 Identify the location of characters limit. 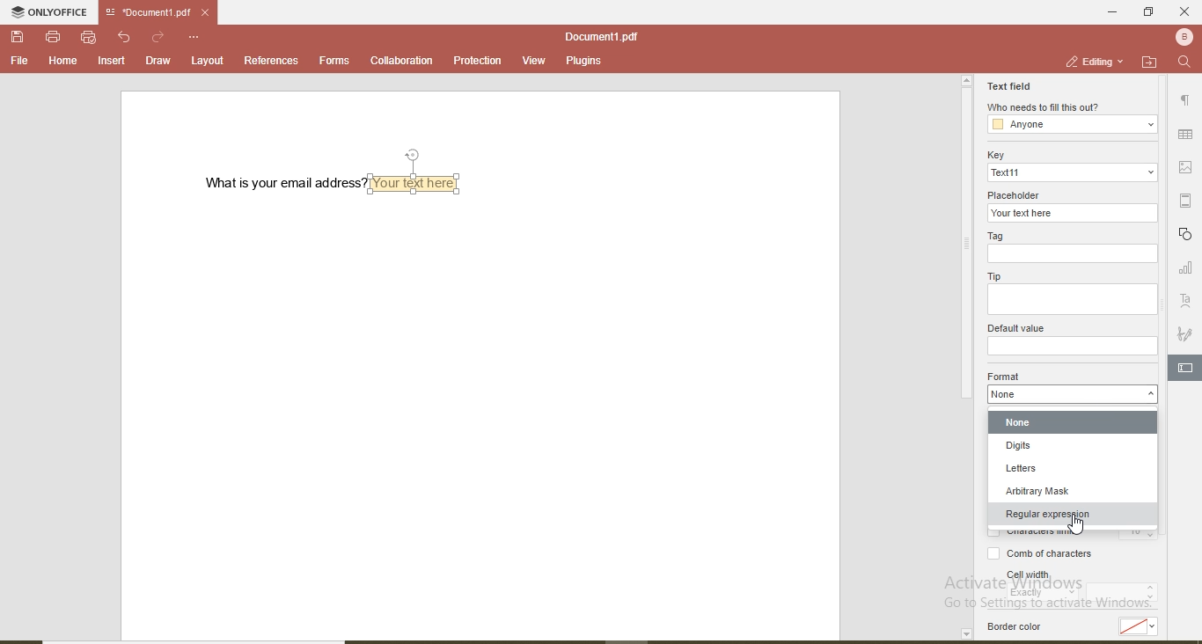
(1038, 535).